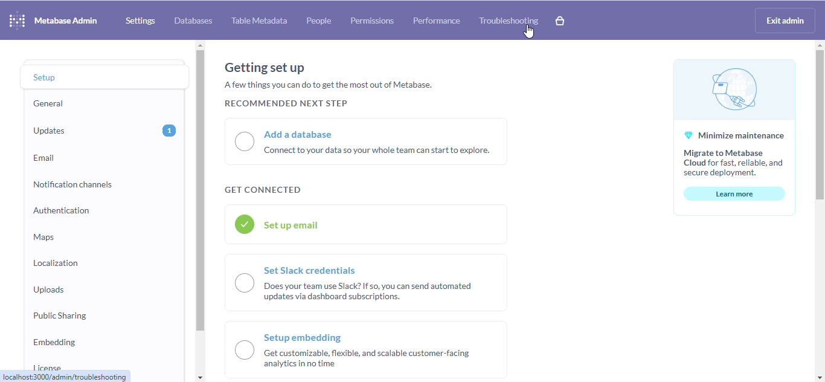 This screenshot has height=382, width=825. I want to click on cursor, so click(529, 31).